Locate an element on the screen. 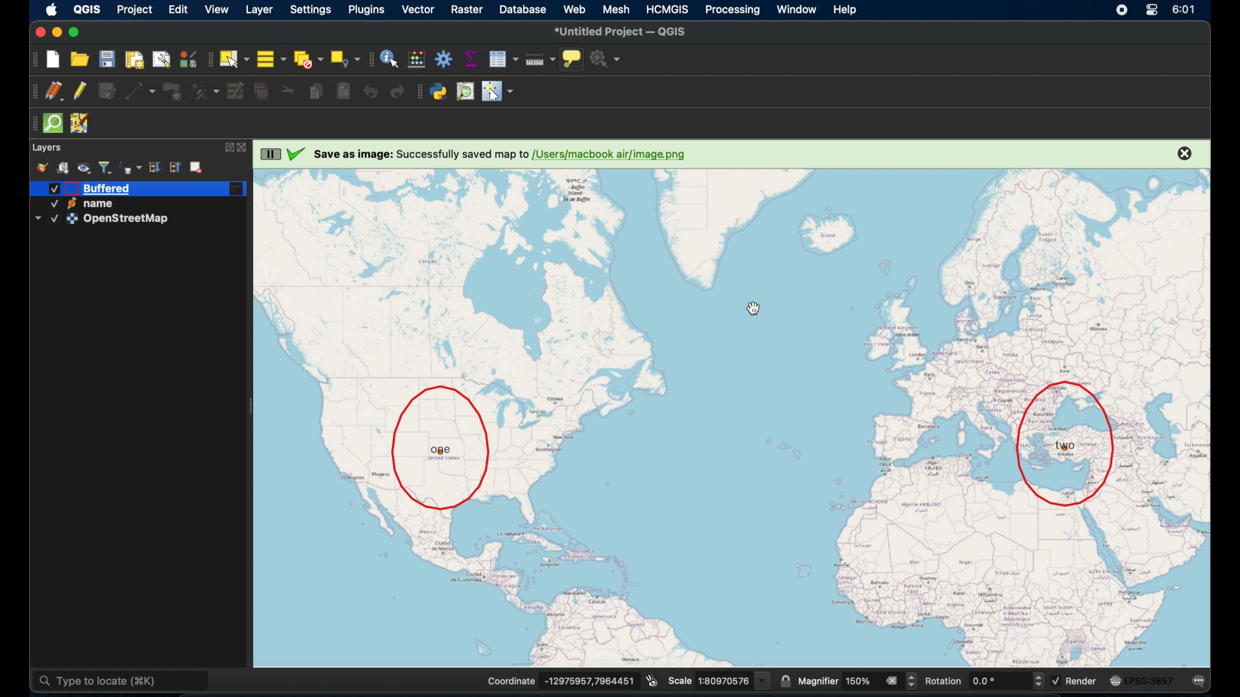 This screenshot has height=697, width=1240. switches mouse to configurable pointer is located at coordinates (498, 92).